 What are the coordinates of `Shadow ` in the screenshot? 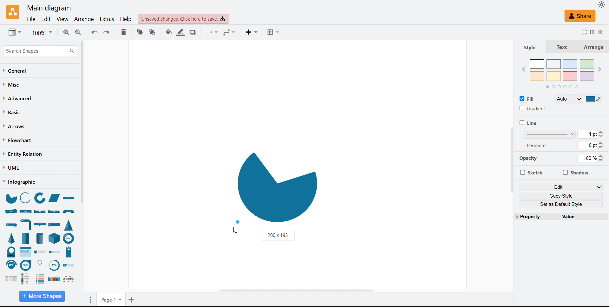 It's located at (194, 32).